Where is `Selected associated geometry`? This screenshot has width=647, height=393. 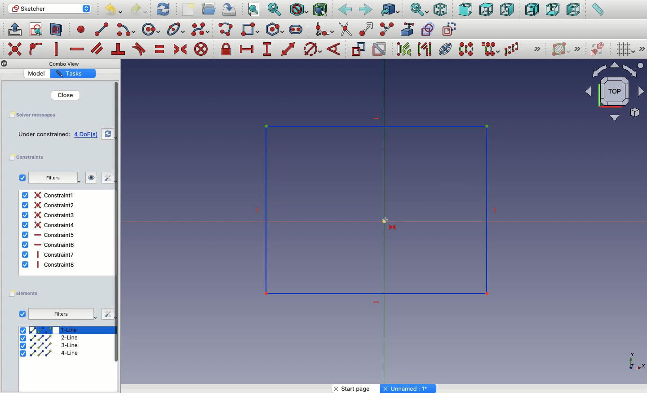 Selected associated geometry is located at coordinates (424, 49).